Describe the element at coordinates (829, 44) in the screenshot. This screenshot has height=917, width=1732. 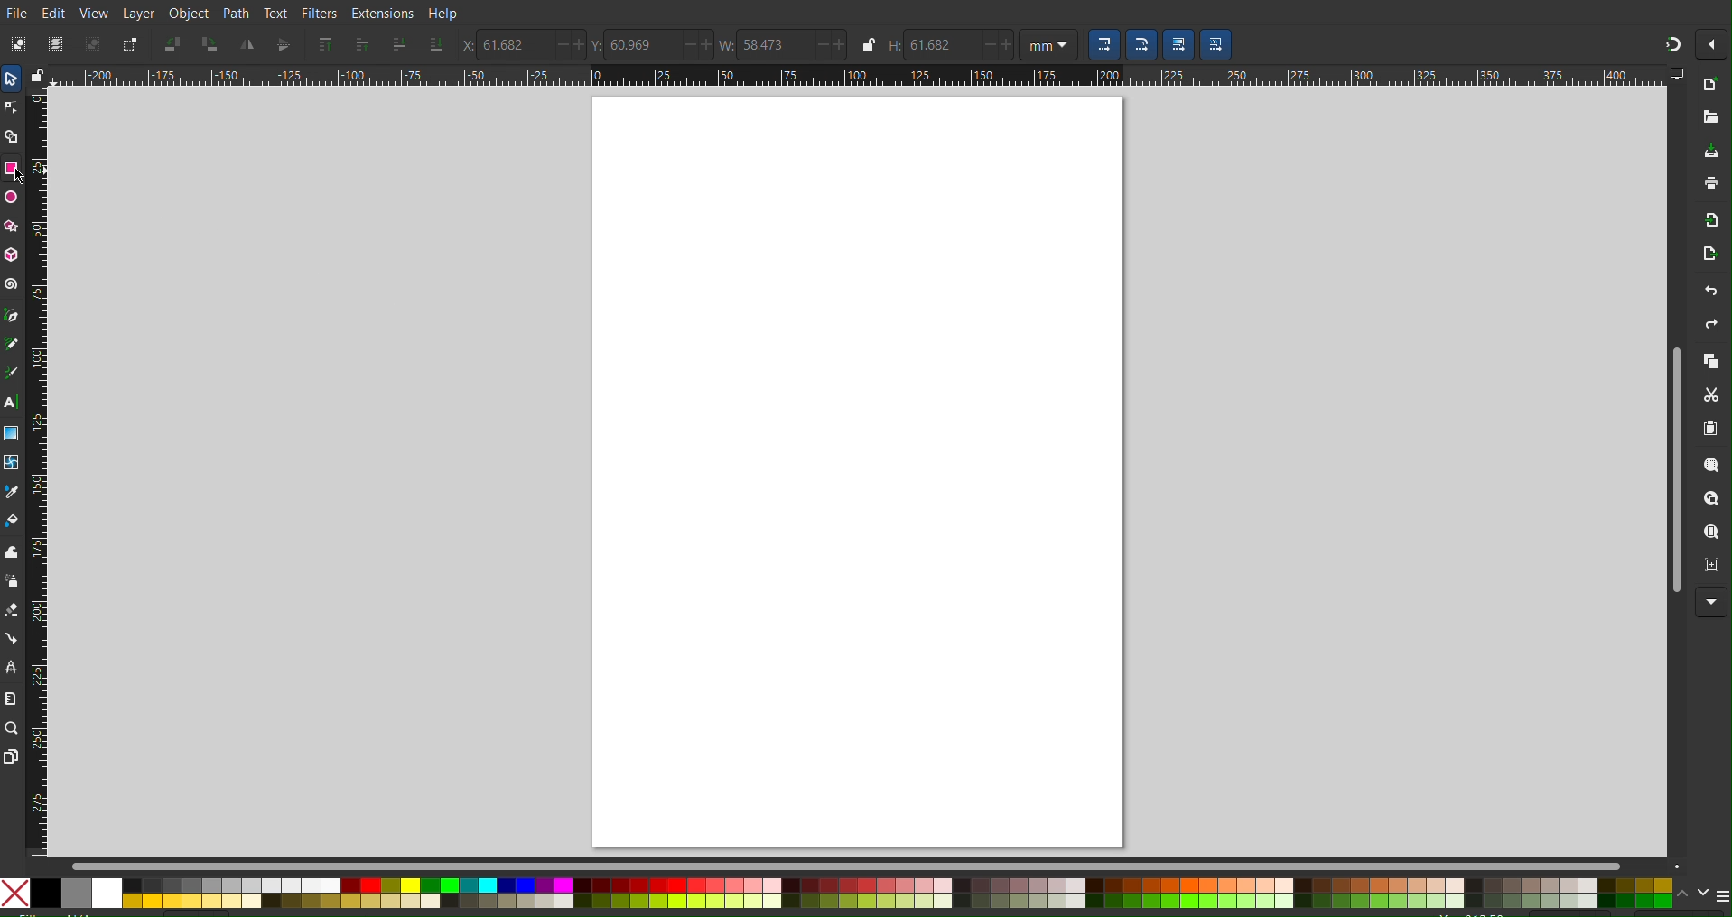
I see `increase/decrease` at that location.